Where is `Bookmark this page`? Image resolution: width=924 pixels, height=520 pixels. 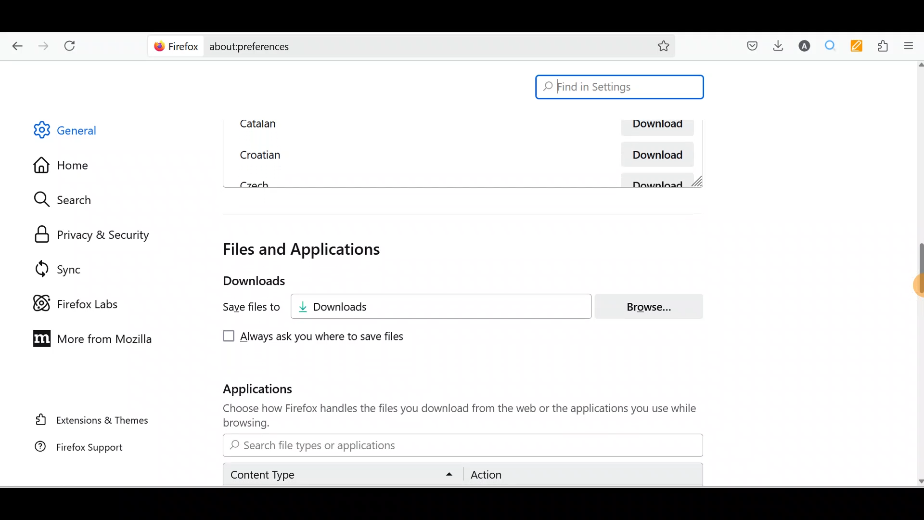 Bookmark this page is located at coordinates (664, 45).